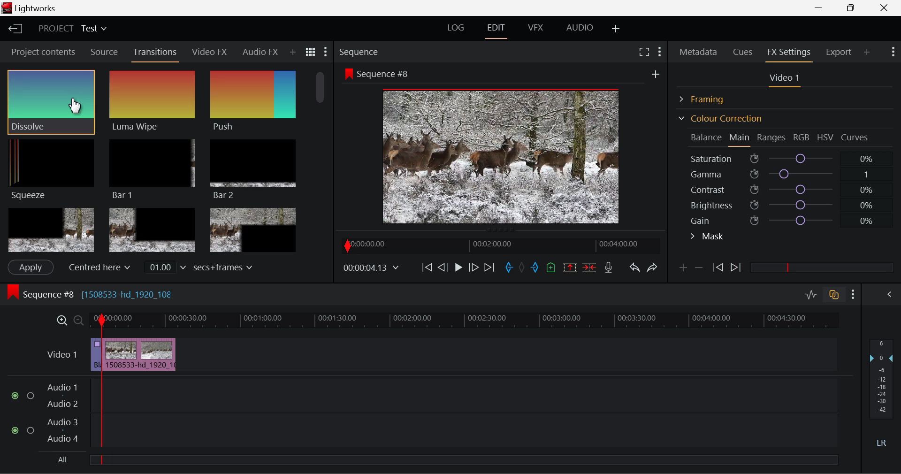 This screenshot has width=901, height=474. I want to click on Video 1, so click(61, 353).